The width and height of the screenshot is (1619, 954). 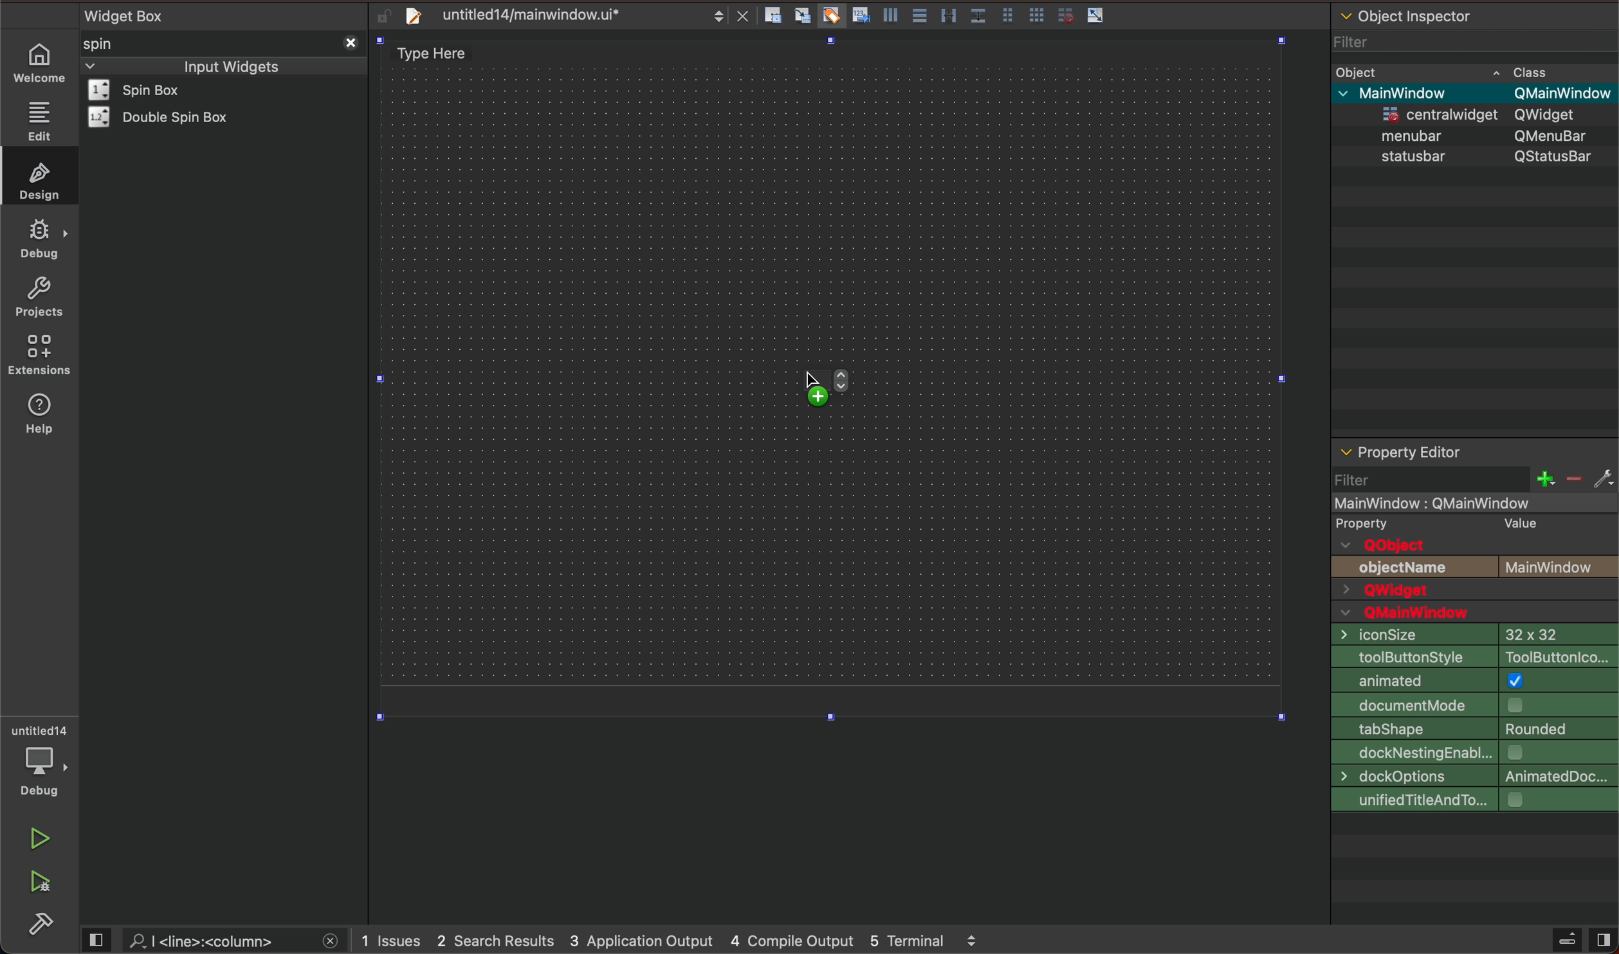 What do you see at coordinates (1560, 567) in the screenshot?
I see `text` at bounding box center [1560, 567].